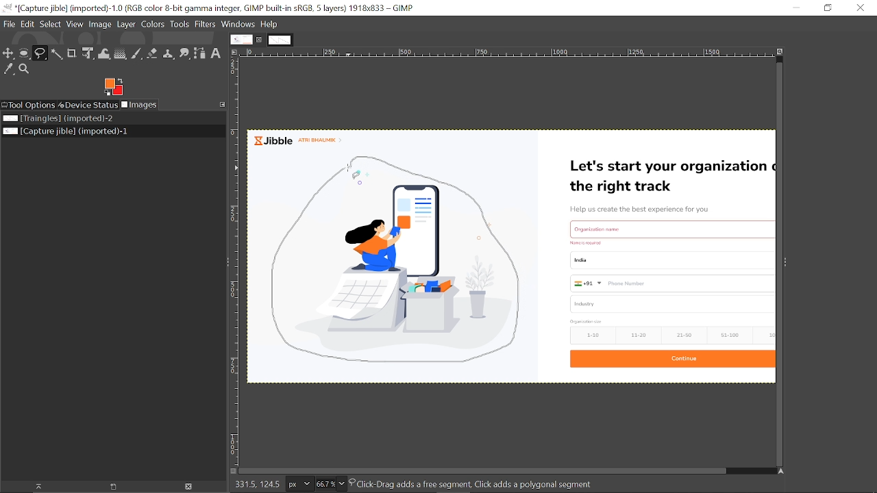  I want to click on Paintbrush tool, so click(137, 53).